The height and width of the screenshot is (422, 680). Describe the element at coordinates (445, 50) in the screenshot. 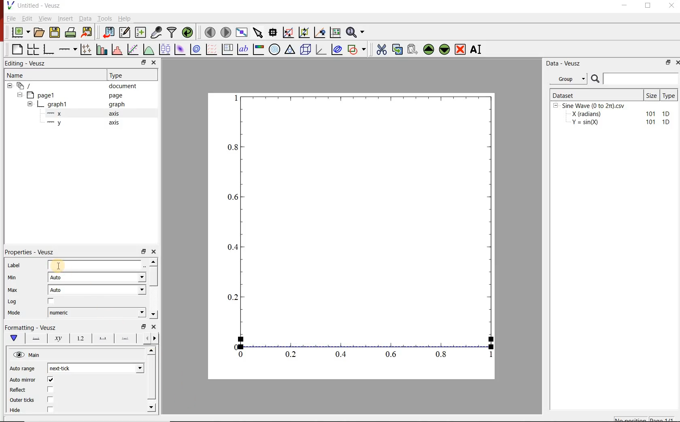

I see `move down` at that location.